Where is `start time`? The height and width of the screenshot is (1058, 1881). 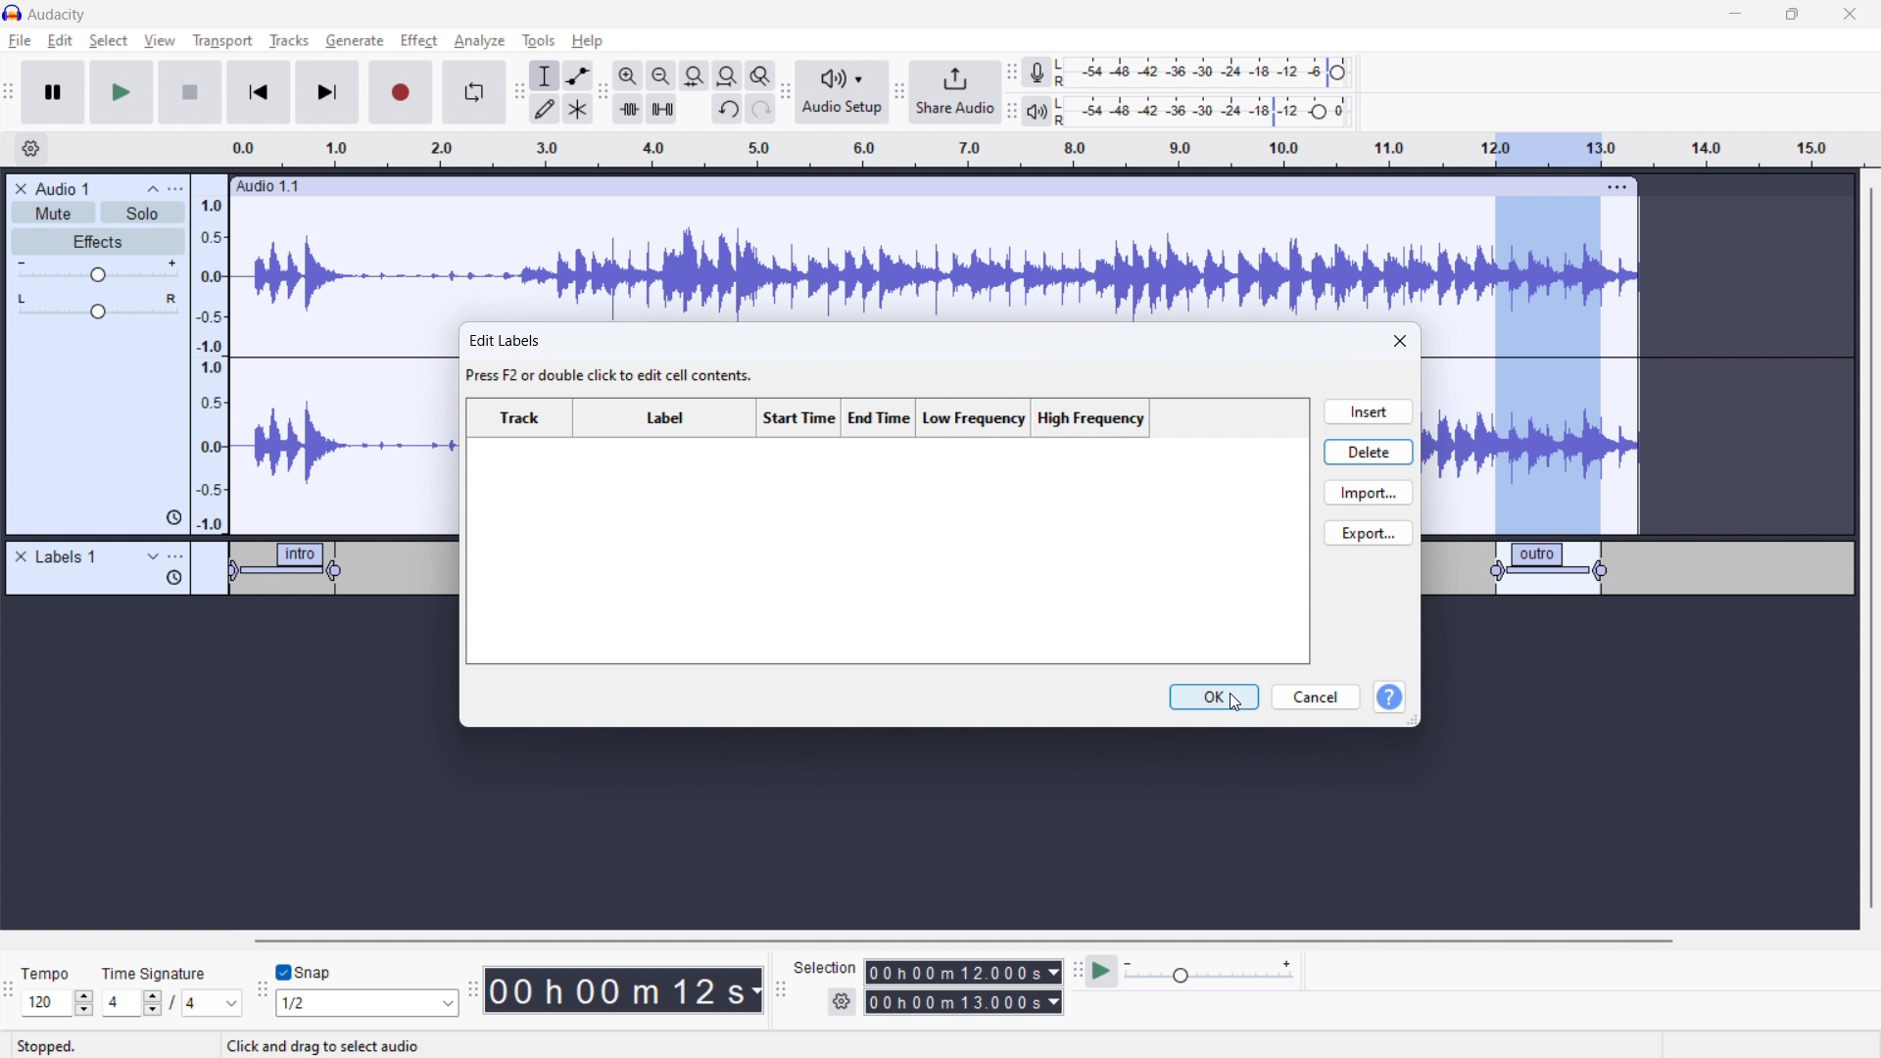
start time is located at coordinates (799, 418).